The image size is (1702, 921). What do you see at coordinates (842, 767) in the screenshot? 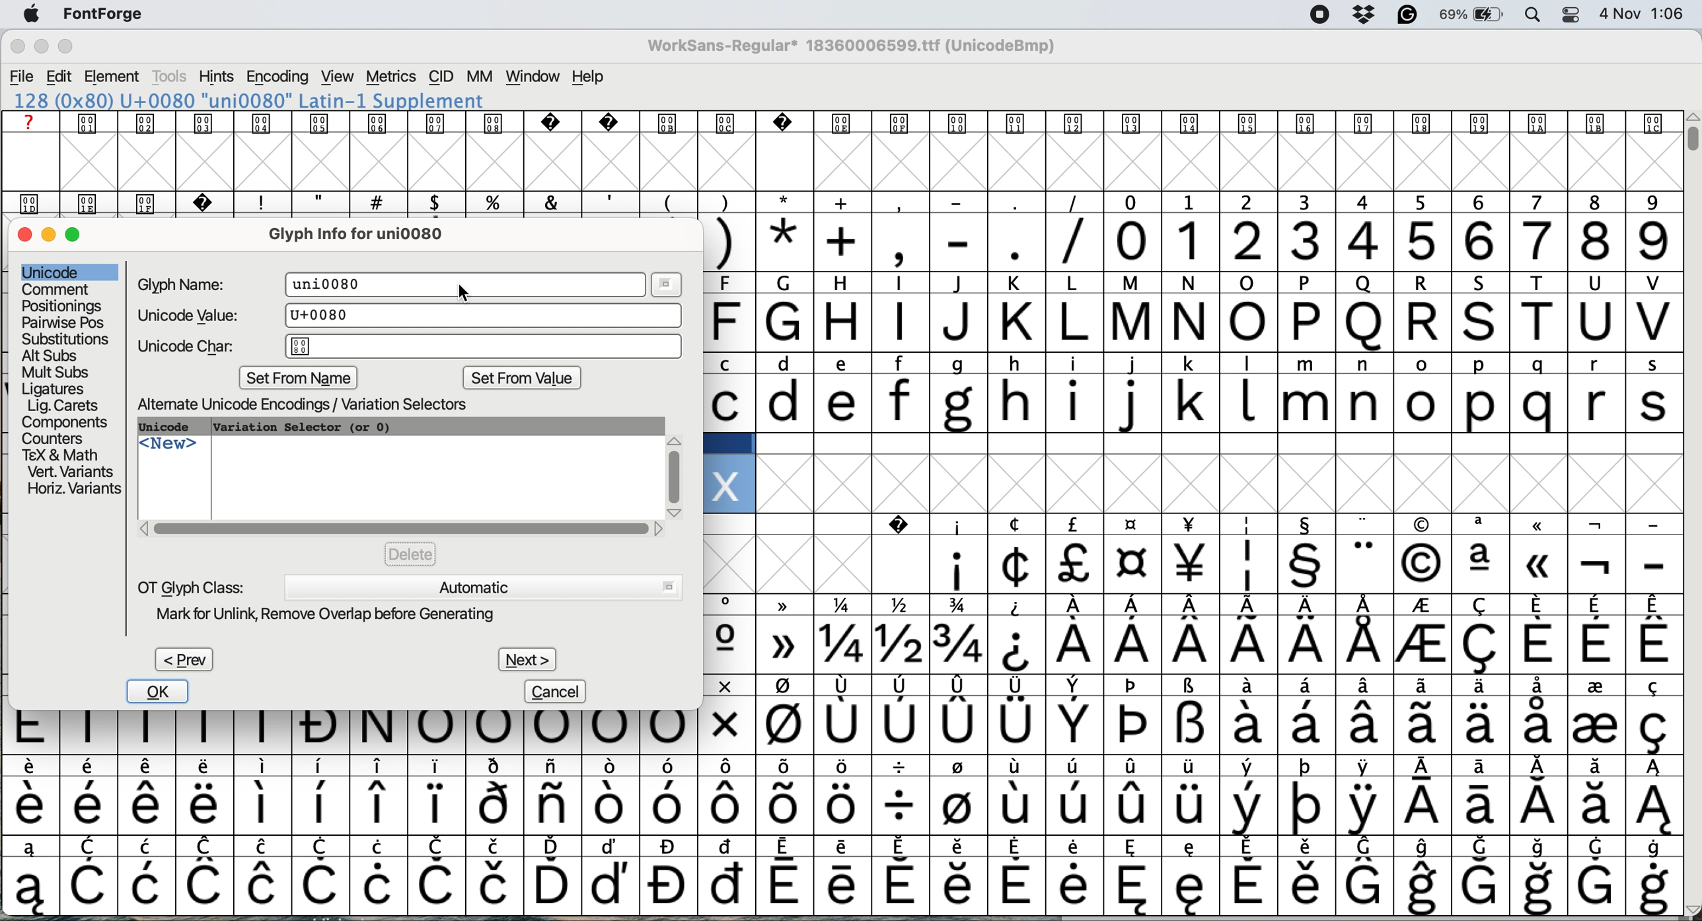
I see `special characters` at bounding box center [842, 767].